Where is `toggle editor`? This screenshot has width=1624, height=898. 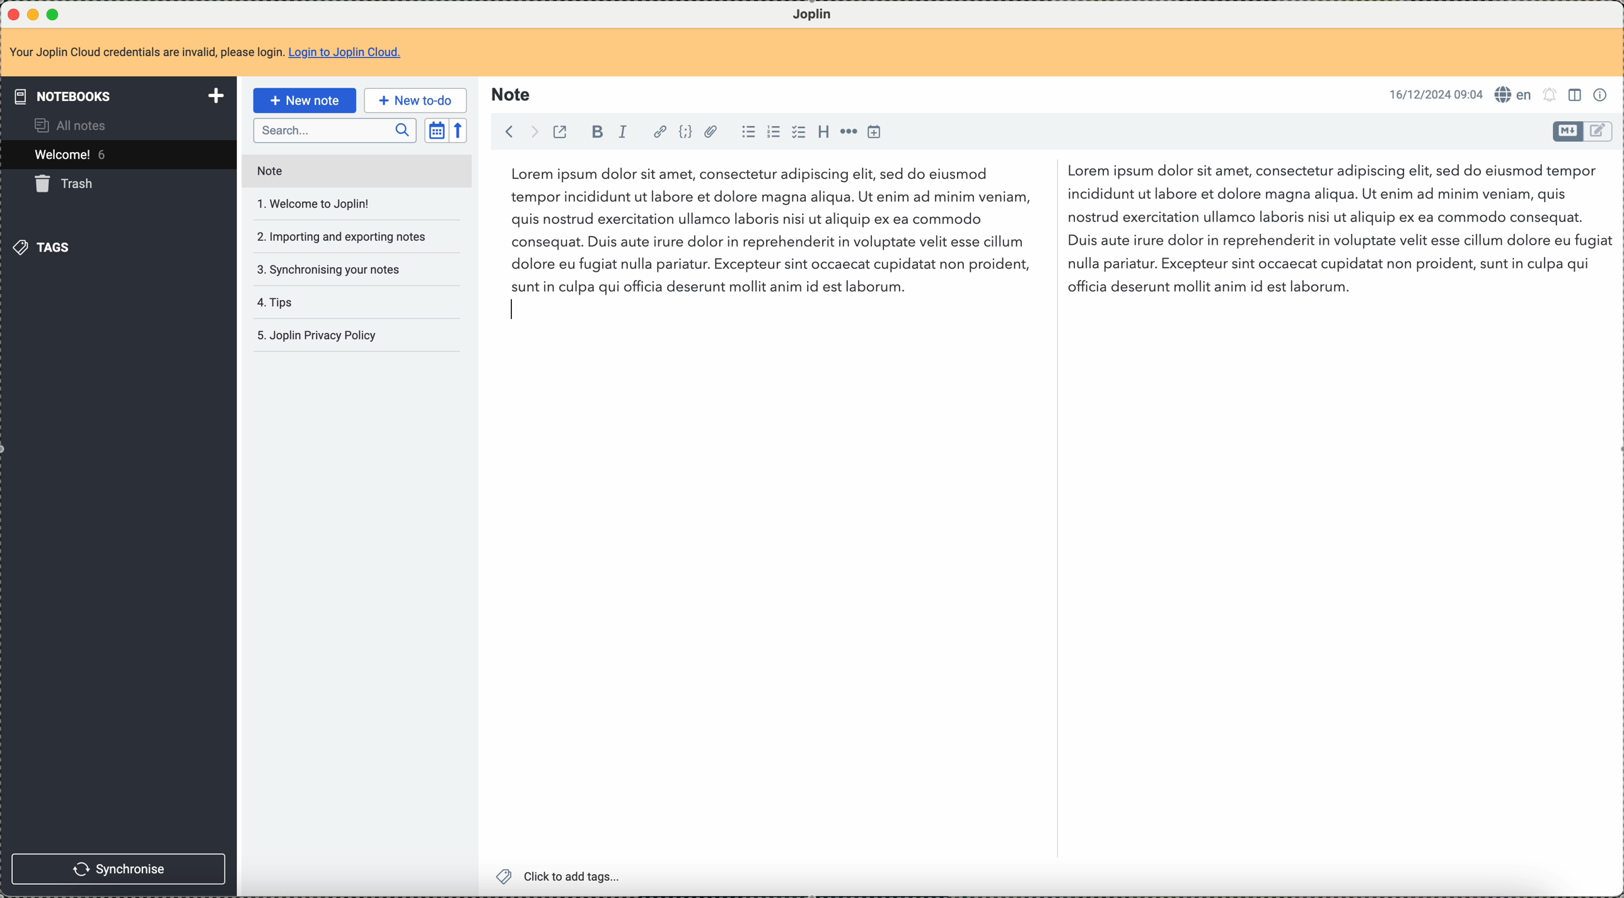 toggle editor is located at coordinates (1599, 132).